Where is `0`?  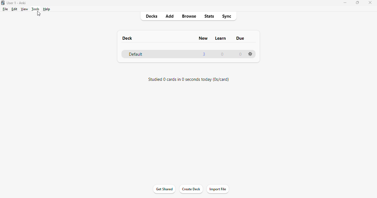
0 is located at coordinates (240, 54).